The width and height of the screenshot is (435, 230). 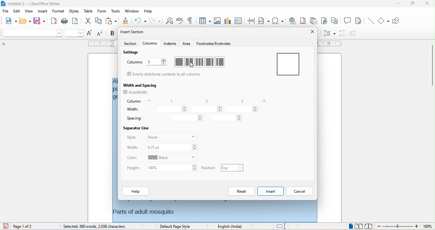 What do you see at coordinates (242, 109) in the screenshot?
I see `column 3 width` at bounding box center [242, 109].